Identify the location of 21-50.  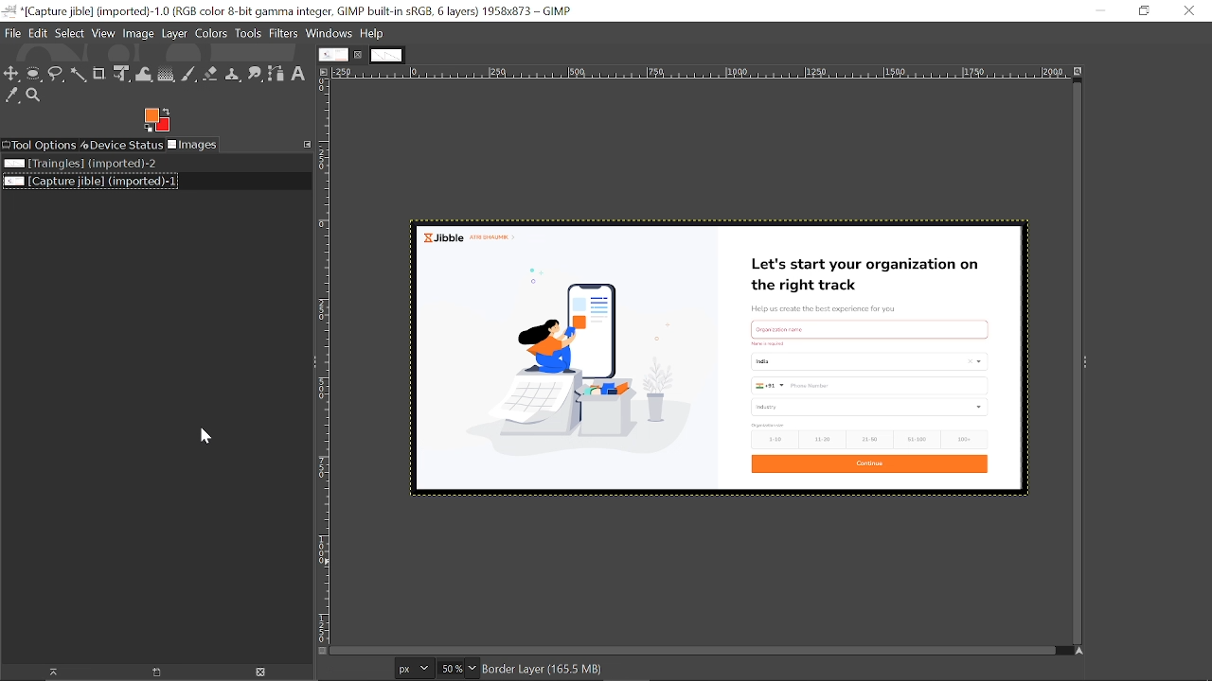
(870, 438).